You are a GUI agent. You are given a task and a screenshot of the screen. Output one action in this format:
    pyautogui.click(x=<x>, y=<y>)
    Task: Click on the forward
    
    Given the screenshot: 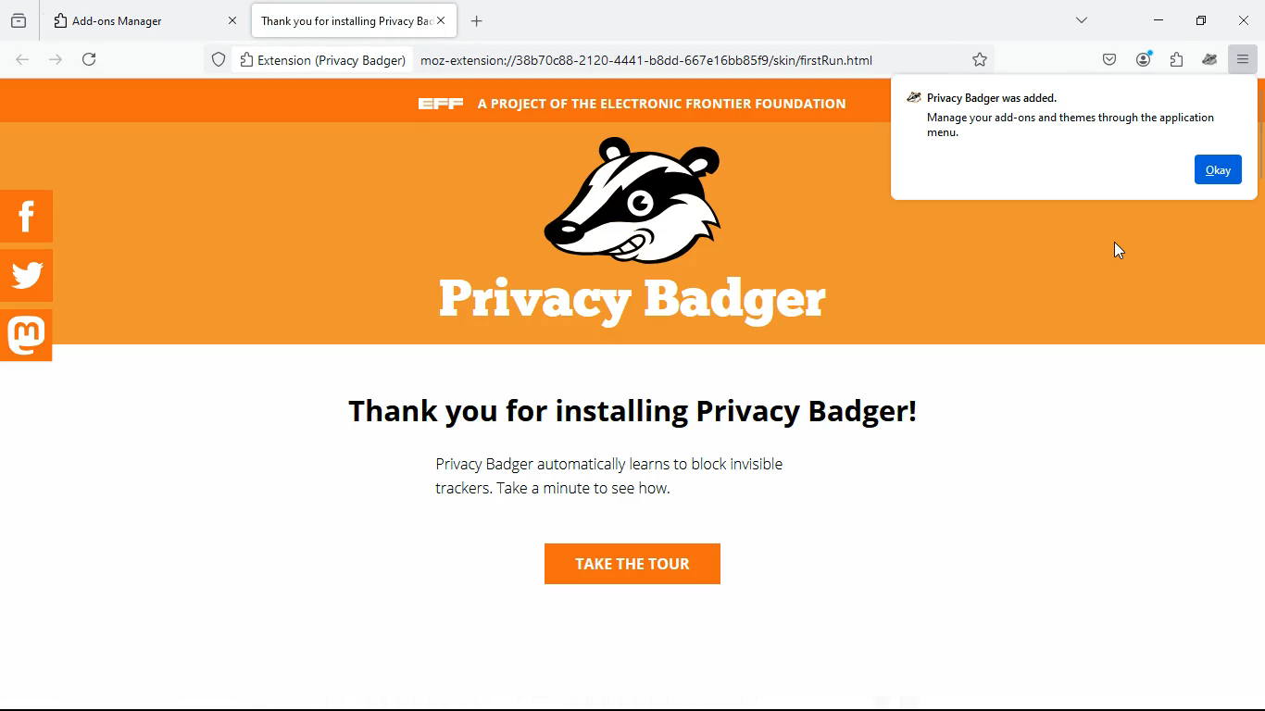 What is the action you would take?
    pyautogui.click(x=54, y=61)
    